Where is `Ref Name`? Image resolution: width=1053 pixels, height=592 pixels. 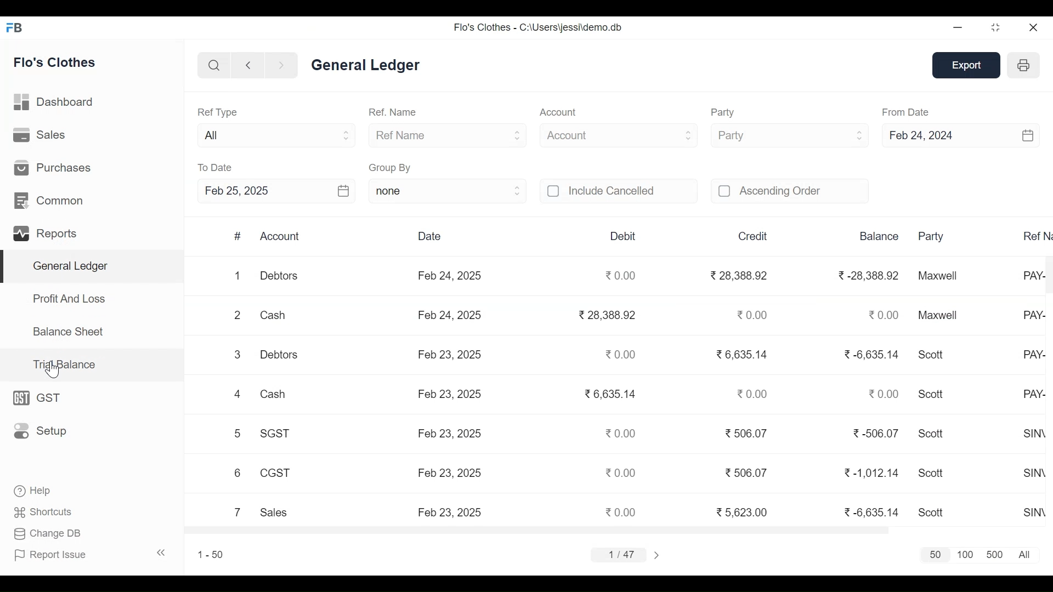
Ref Name is located at coordinates (1033, 235).